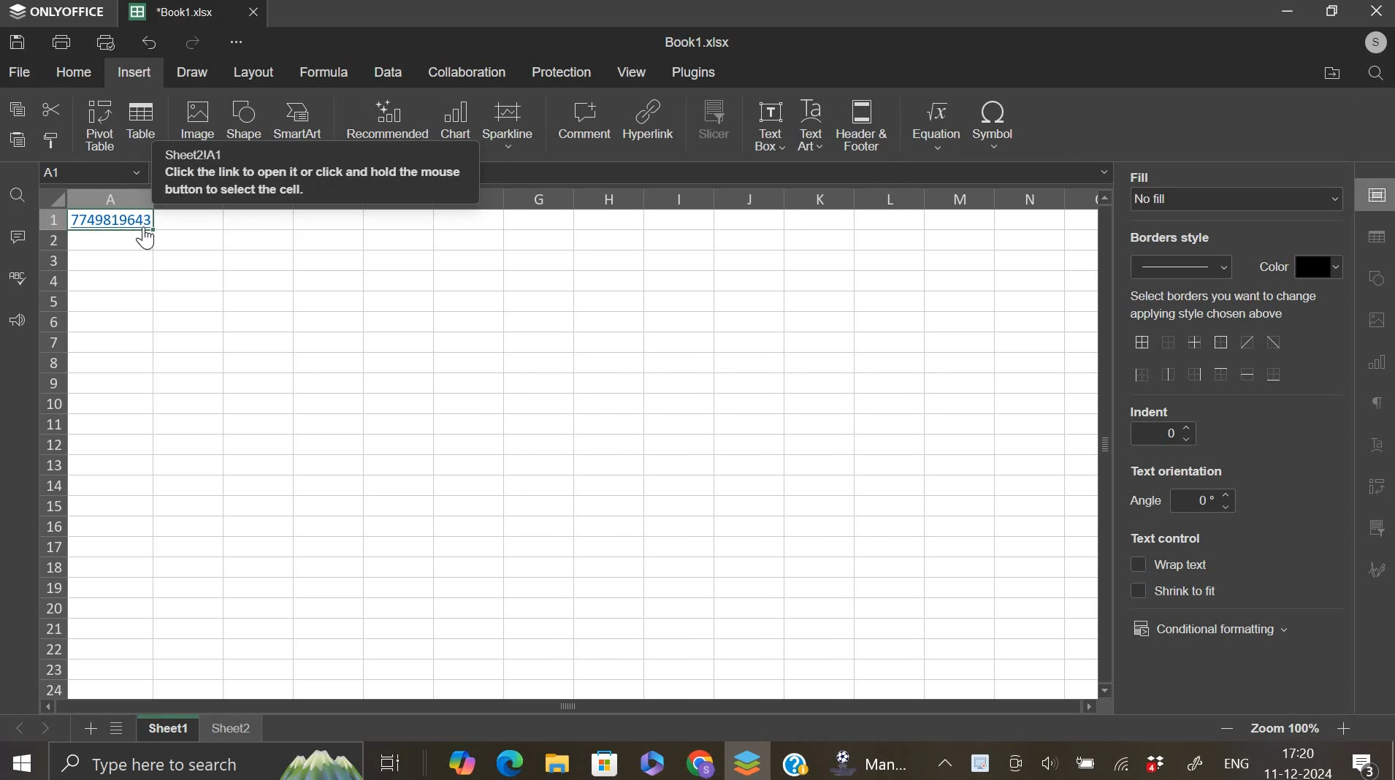  What do you see at coordinates (1269, 267) in the screenshot?
I see `text` at bounding box center [1269, 267].